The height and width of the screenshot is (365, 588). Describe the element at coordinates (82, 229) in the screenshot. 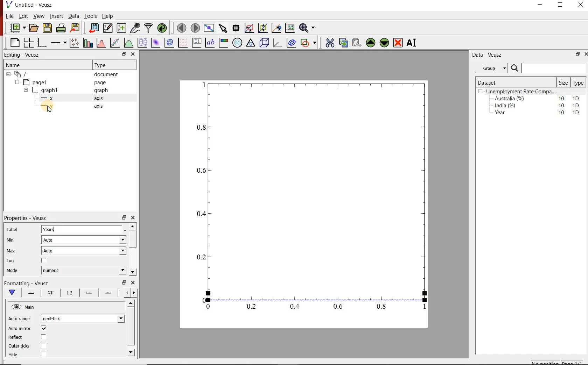

I see `years` at that location.